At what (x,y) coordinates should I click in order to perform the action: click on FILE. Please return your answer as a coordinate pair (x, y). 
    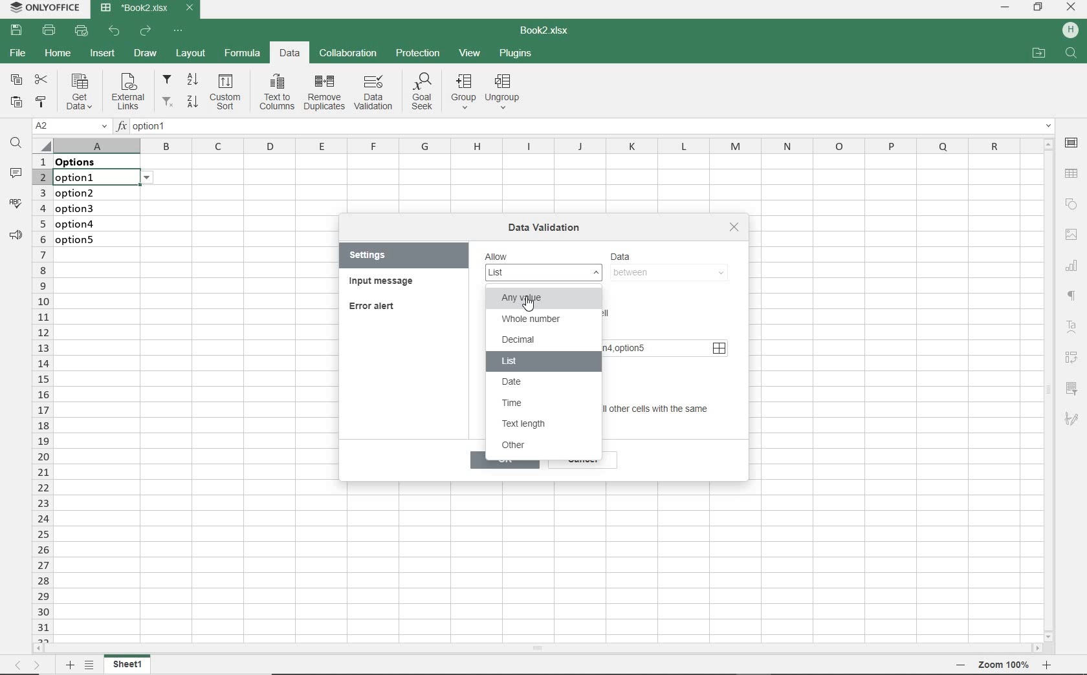
    Looking at the image, I should click on (17, 55).